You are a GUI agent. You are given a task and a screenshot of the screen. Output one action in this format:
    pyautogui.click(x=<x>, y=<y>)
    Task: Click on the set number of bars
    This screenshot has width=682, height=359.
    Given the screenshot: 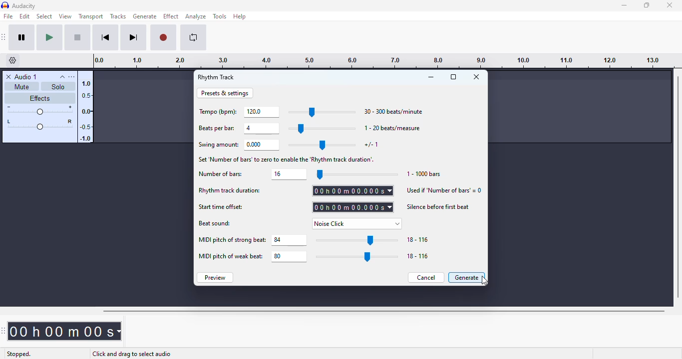 What is the action you would take?
    pyautogui.click(x=289, y=174)
    